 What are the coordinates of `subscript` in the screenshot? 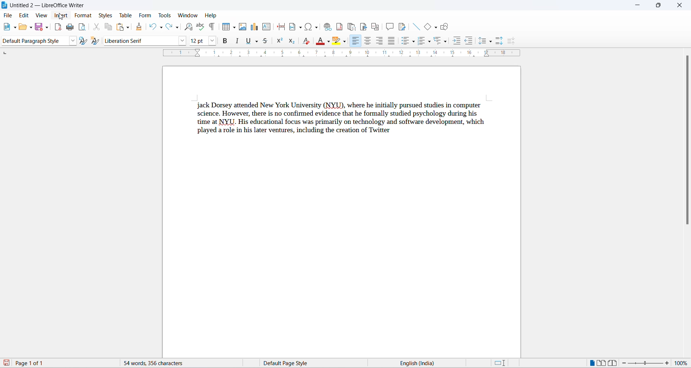 It's located at (291, 41).